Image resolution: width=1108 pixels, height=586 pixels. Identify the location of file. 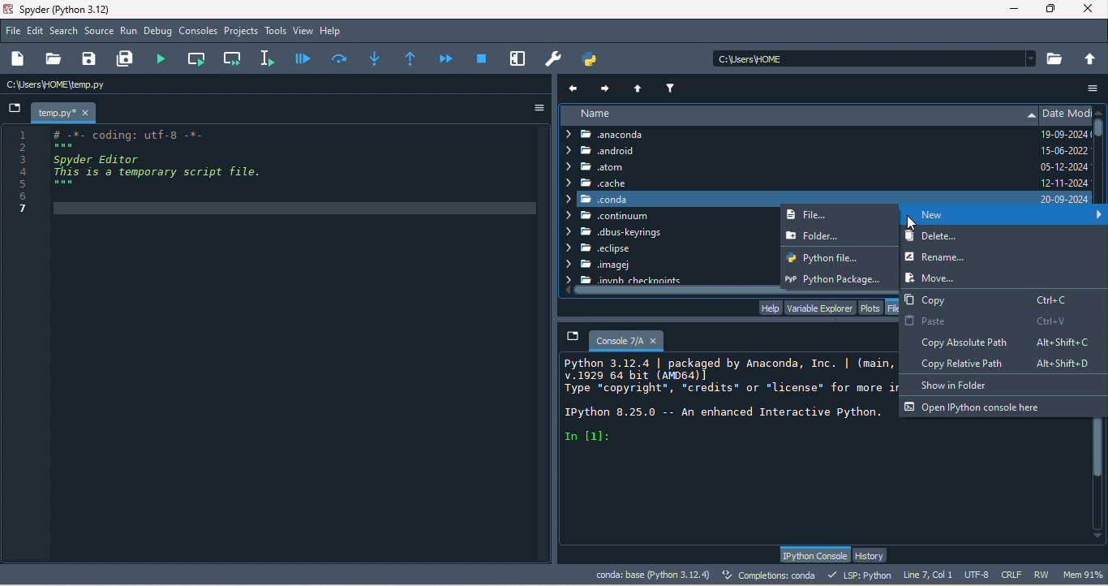
(822, 215).